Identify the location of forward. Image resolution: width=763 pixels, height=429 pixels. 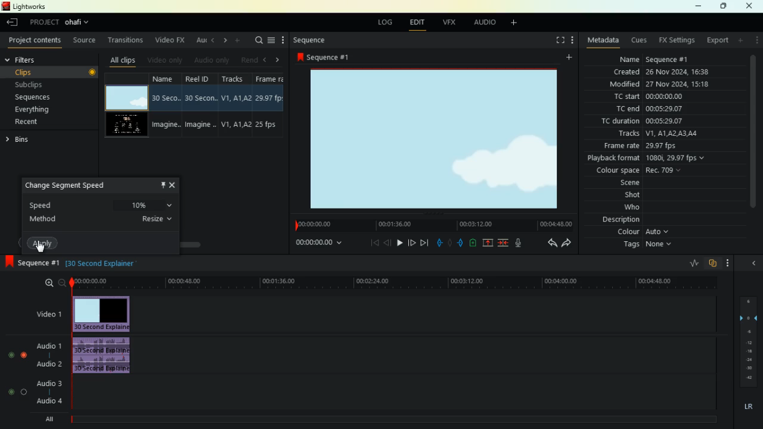
(569, 243).